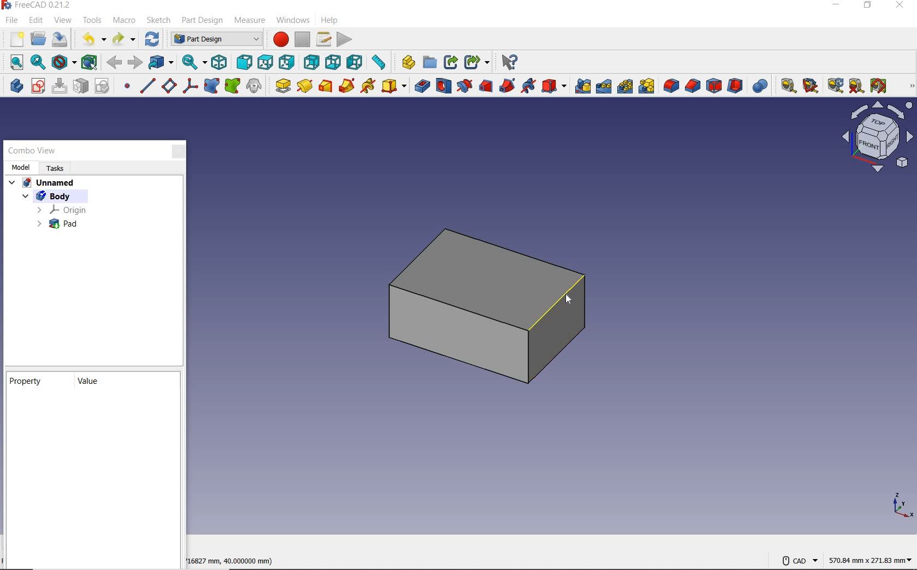 Image resolution: width=917 pixels, height=570 pixels. What do you see at coordinates (89, 63) in the screenshot?
I see `bounding box` at bounding box center [89, 63].